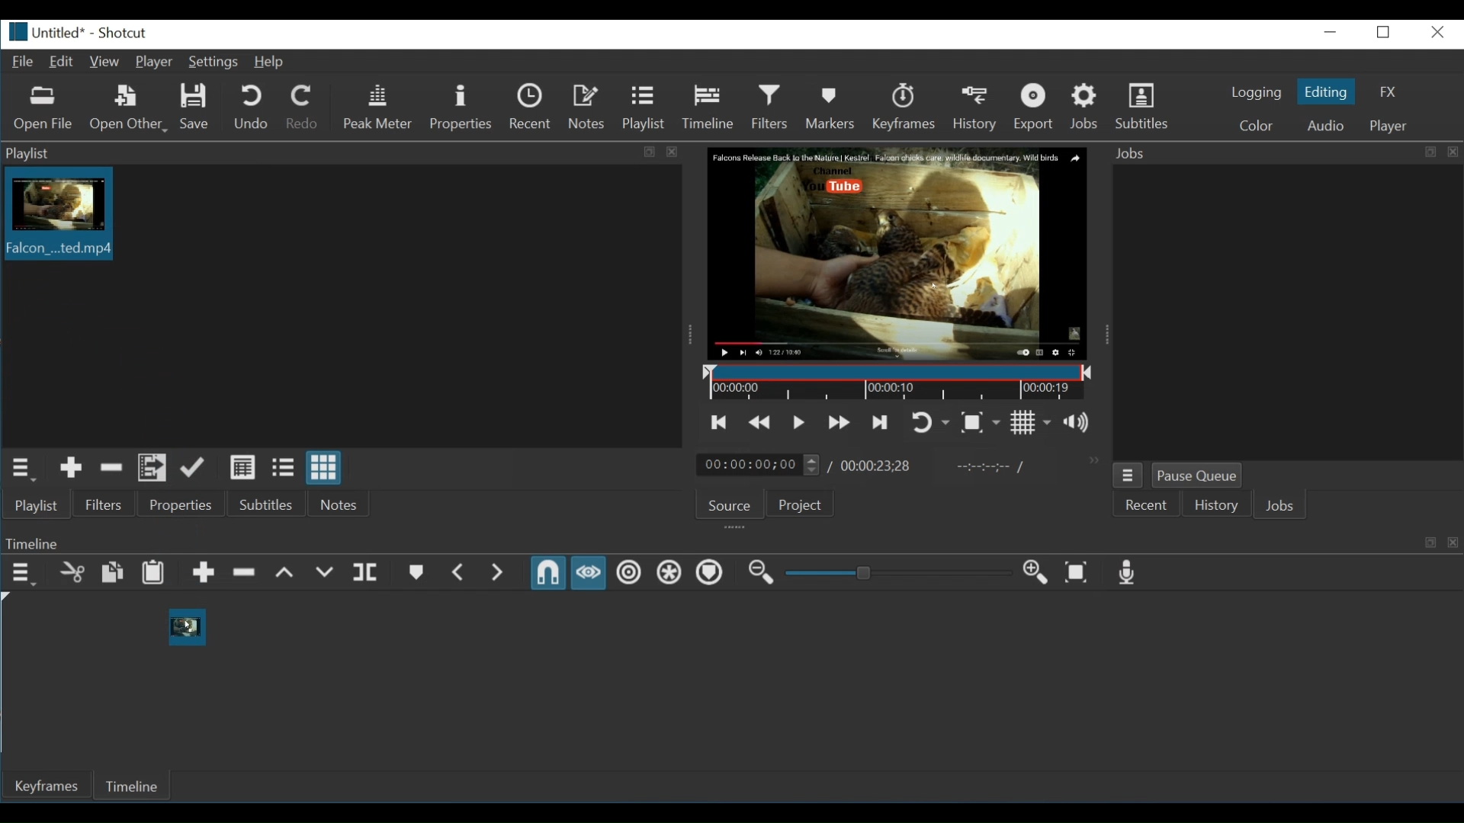 The width and height of the screenshot is (1464, 823). Describe the element at coordinates (1287, 310) in the screenshot. I see `jobs panel` at that location.